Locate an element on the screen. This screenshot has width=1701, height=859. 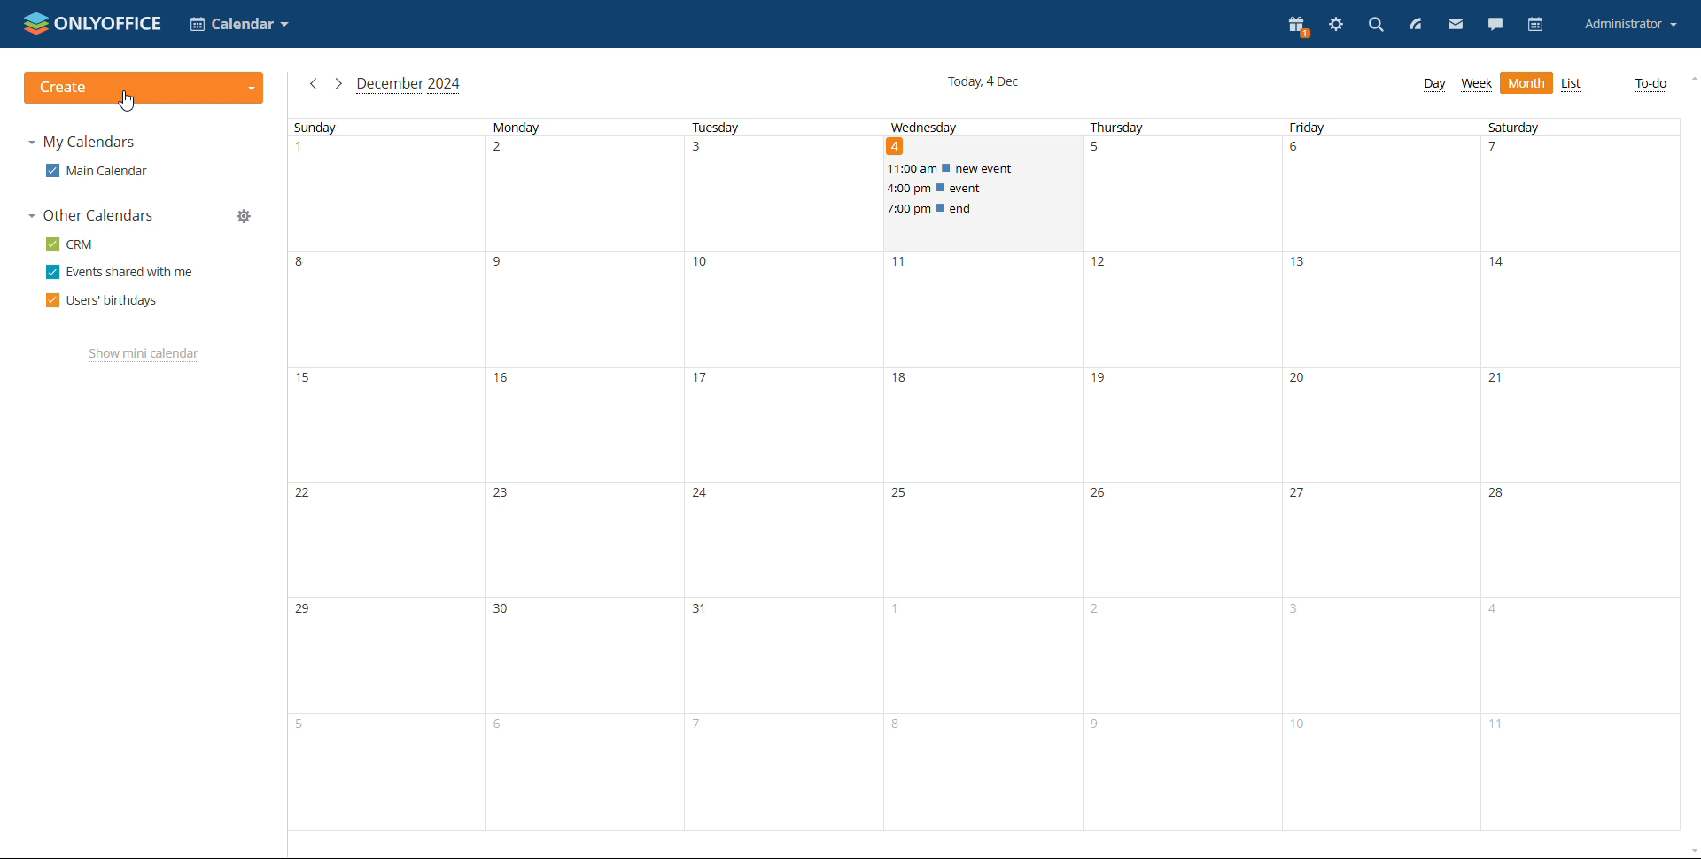
current date is located at coordinates (983, 83).